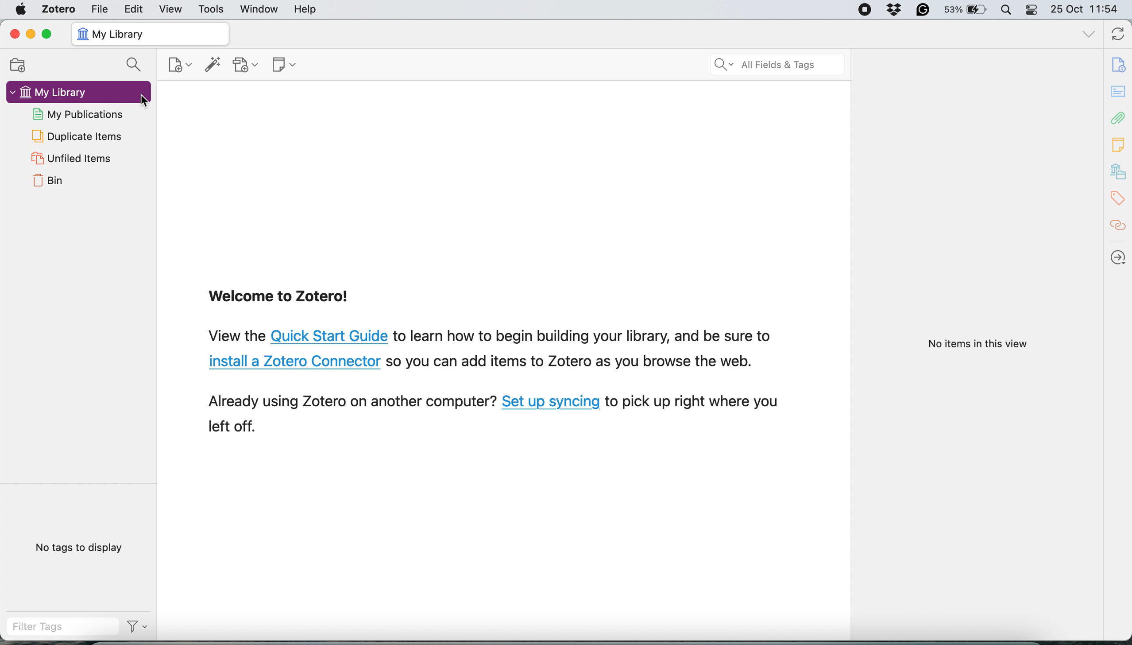 Image resolution: width=1132 pixels, height=645 pixels. What do you see at coordinates (132, 9) in the screenshot?
I see `edit` at bounding box center [132, 9].